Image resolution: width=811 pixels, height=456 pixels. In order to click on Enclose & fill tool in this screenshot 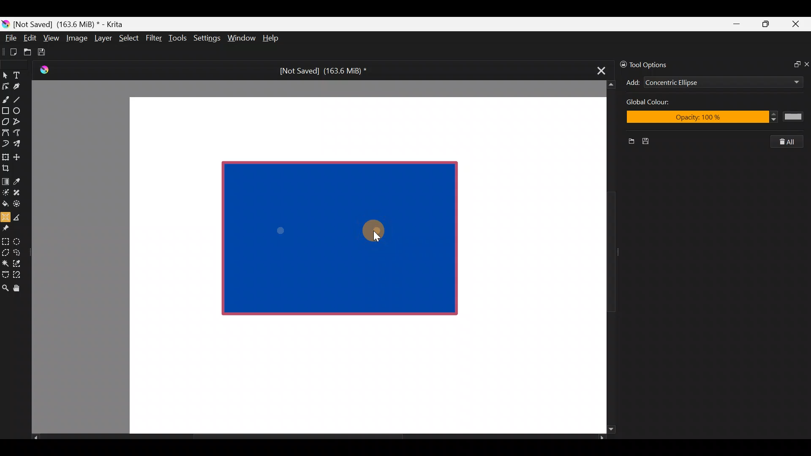, I will do `click(19, 202)`.